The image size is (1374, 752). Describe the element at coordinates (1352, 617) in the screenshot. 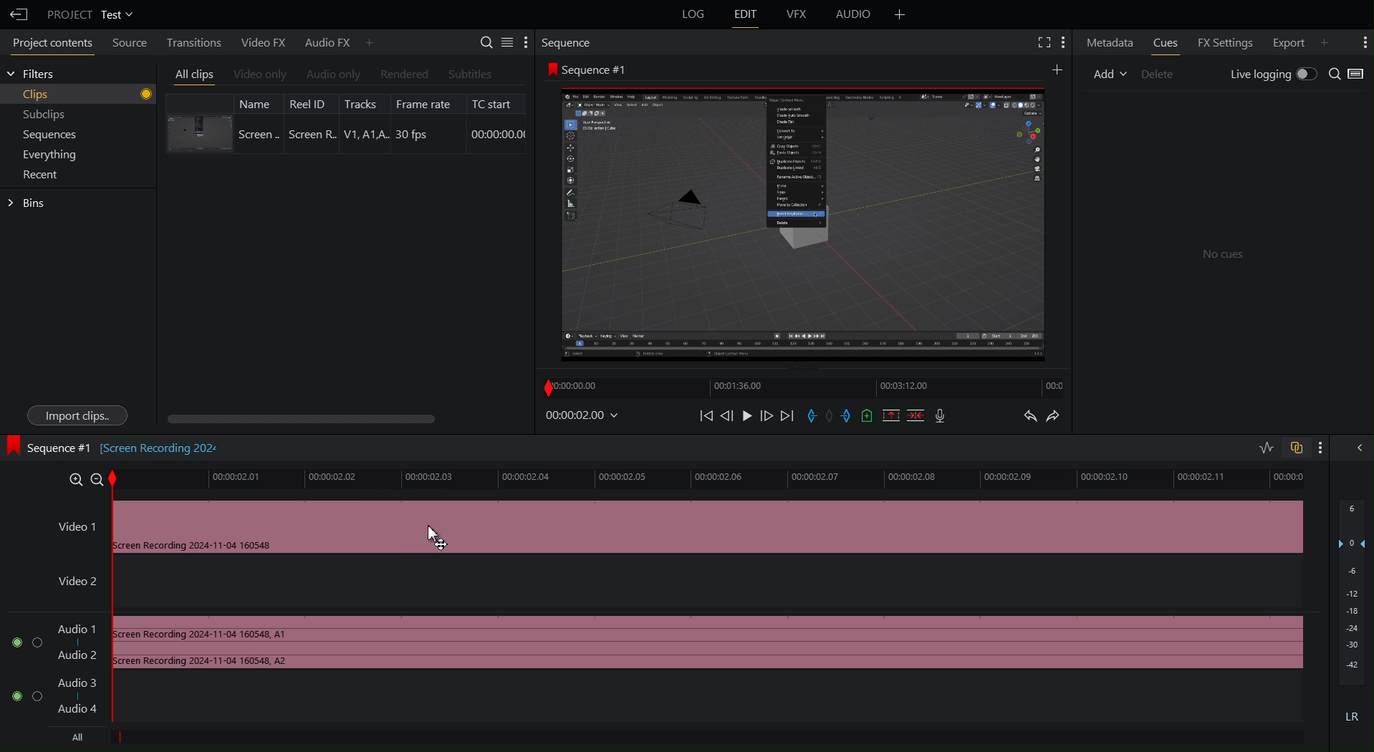

I see `Audio Levels` at that location.